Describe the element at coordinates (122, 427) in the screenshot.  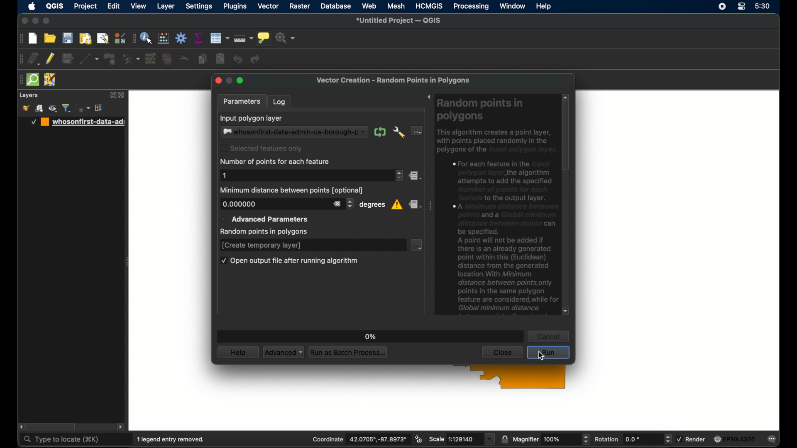
I see `scroll right arrow` at that location.